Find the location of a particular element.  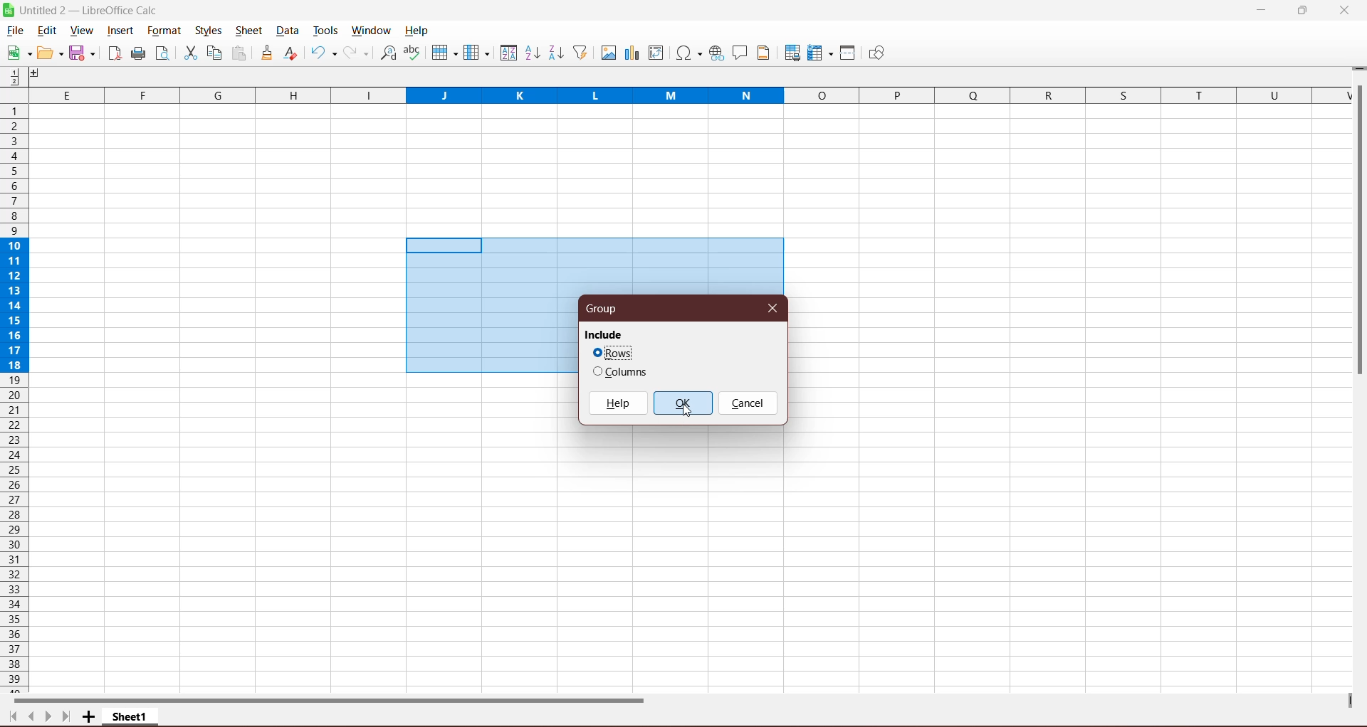

Restore Down is located at coordinates (1301, 10).